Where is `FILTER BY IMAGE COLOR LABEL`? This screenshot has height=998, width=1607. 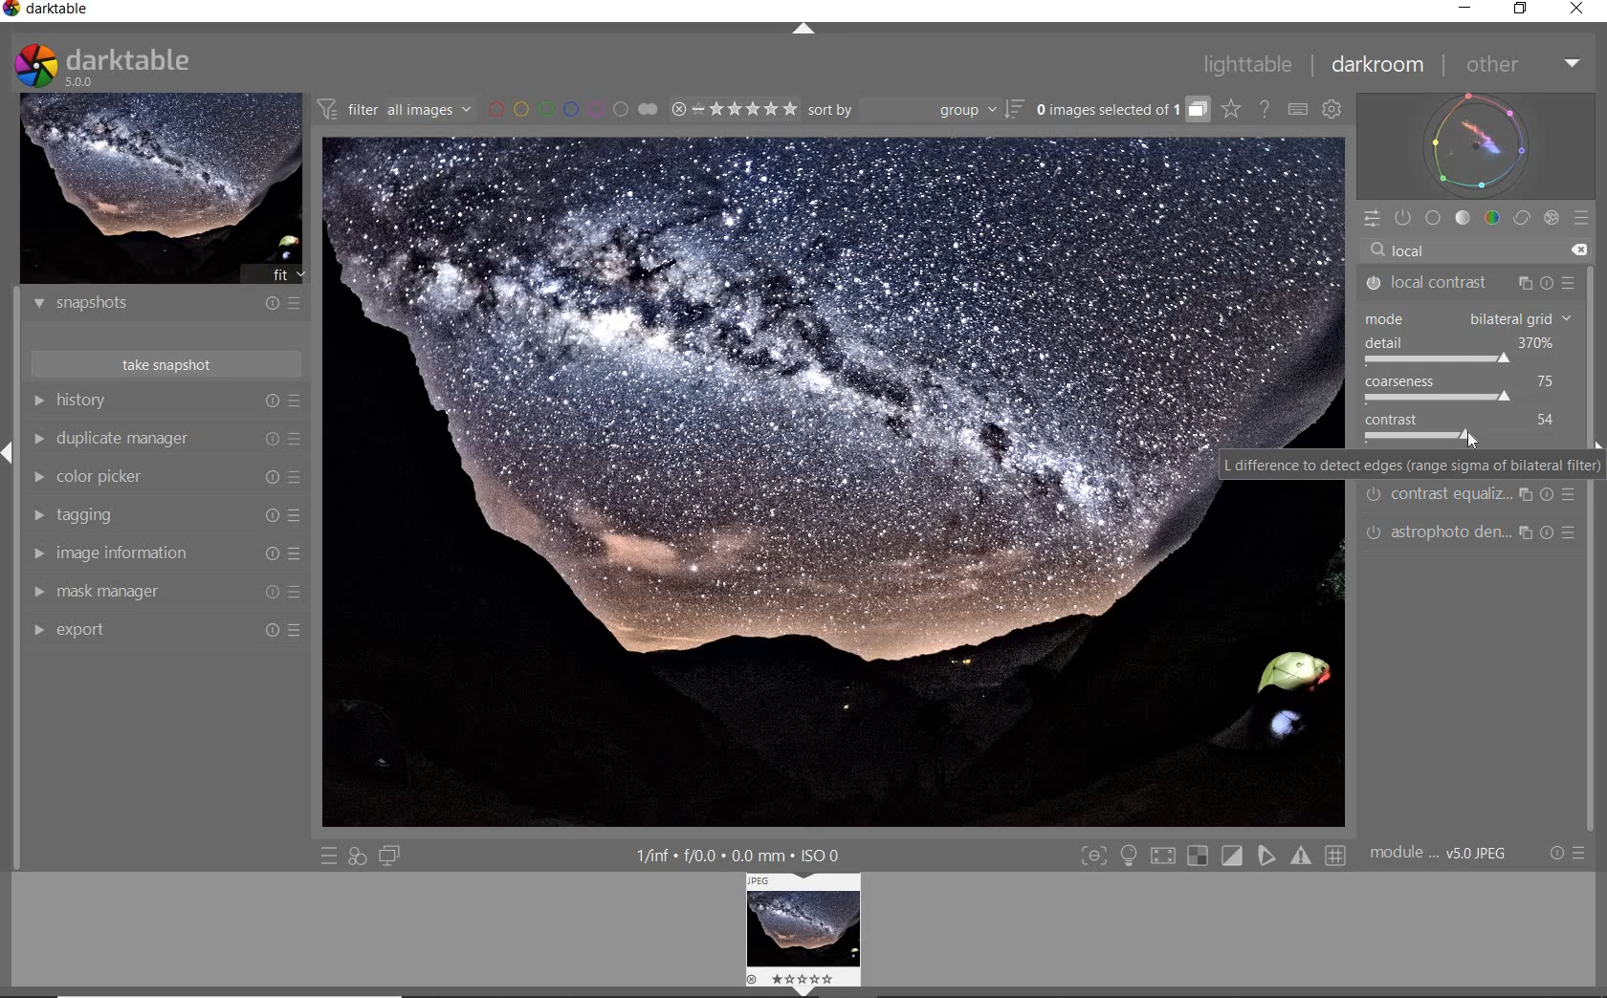 FILTER BY IMAGE COLOR LABEL is located at coordinates (572, 109).